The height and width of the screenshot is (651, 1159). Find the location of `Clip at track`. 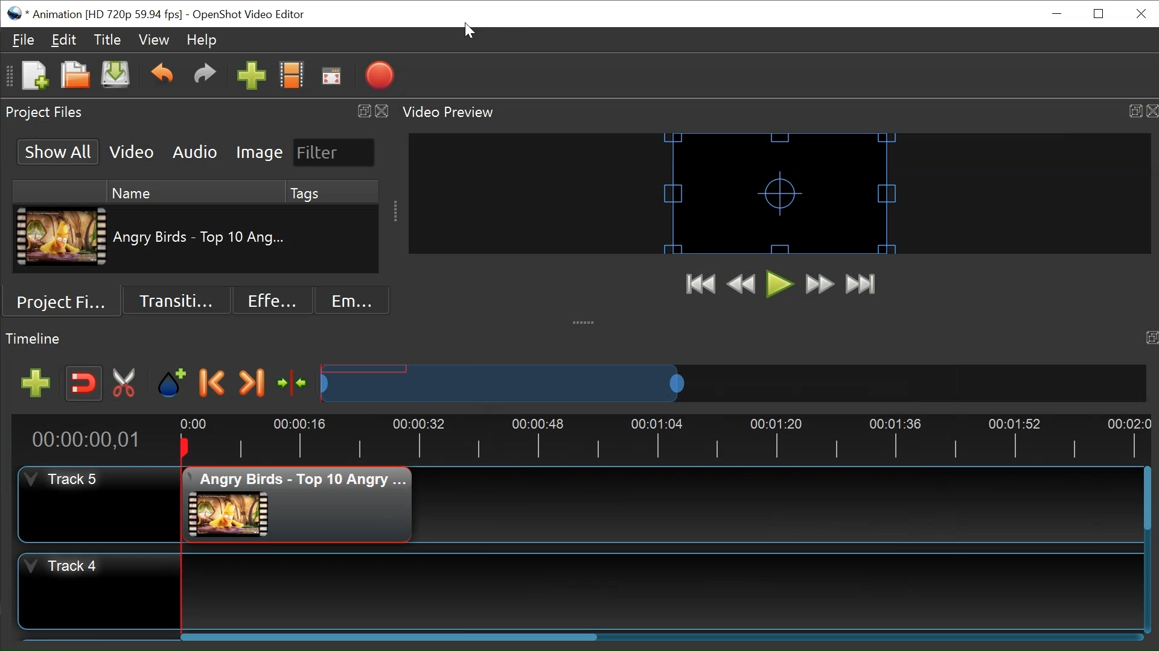

Clip at track is located at coordinates (298, 505).